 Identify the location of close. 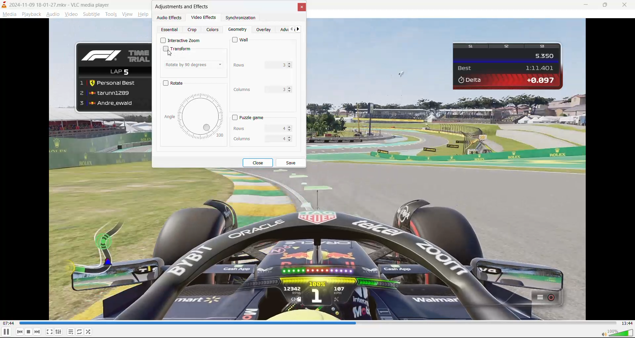
(301, 8).